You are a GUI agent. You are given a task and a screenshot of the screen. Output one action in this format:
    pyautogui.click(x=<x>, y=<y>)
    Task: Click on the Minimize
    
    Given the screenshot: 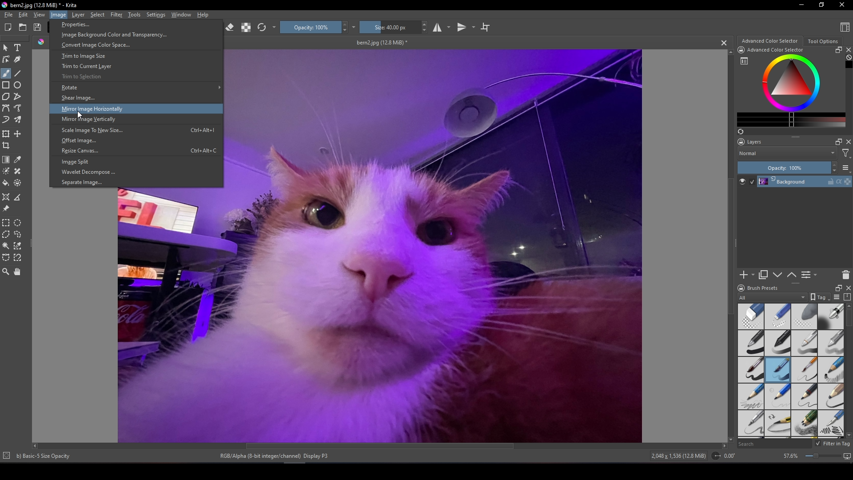 What is the action you would take?
    pyautogui.click(x=801, y=5)
    